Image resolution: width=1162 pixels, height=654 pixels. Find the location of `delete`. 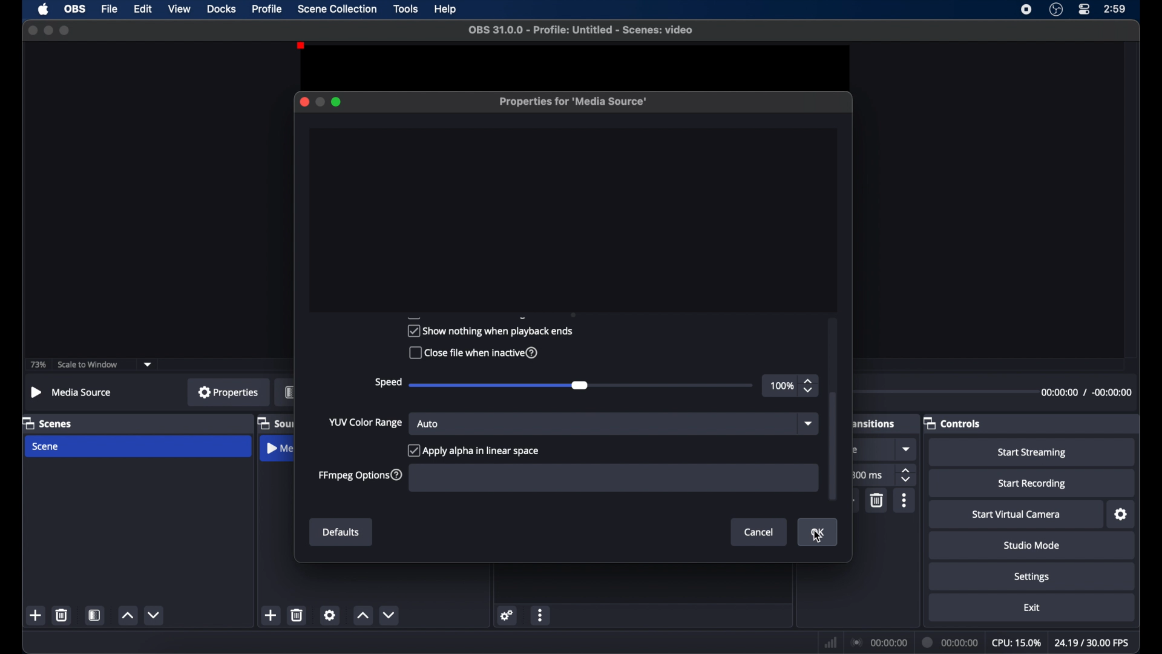

delete is located at coordinates (297, 615).